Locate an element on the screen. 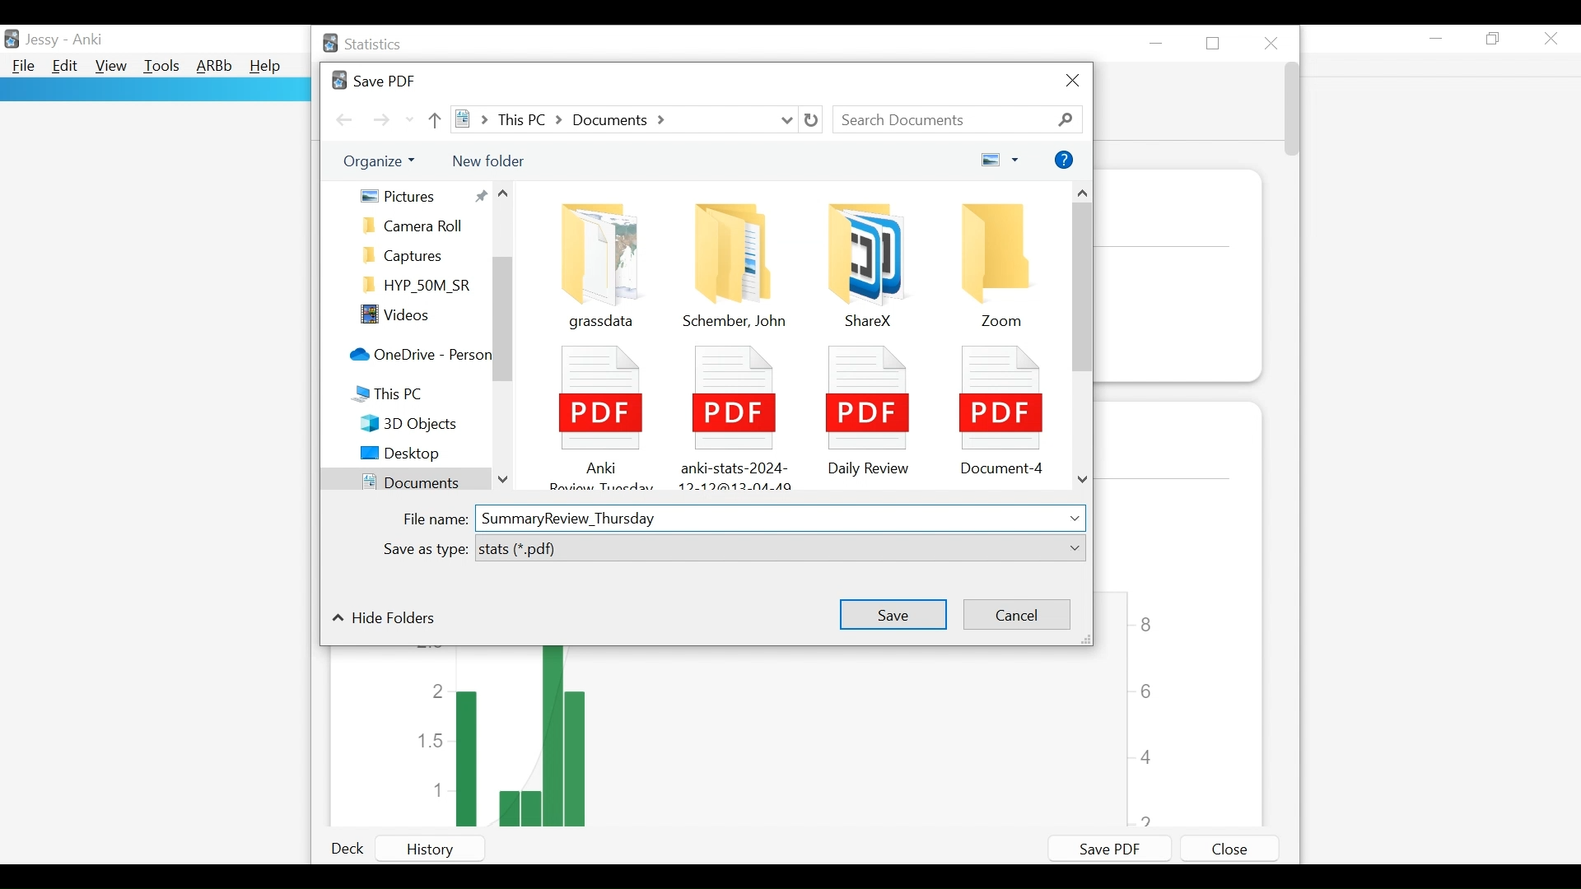  Save is located at coordinates (892, 612).